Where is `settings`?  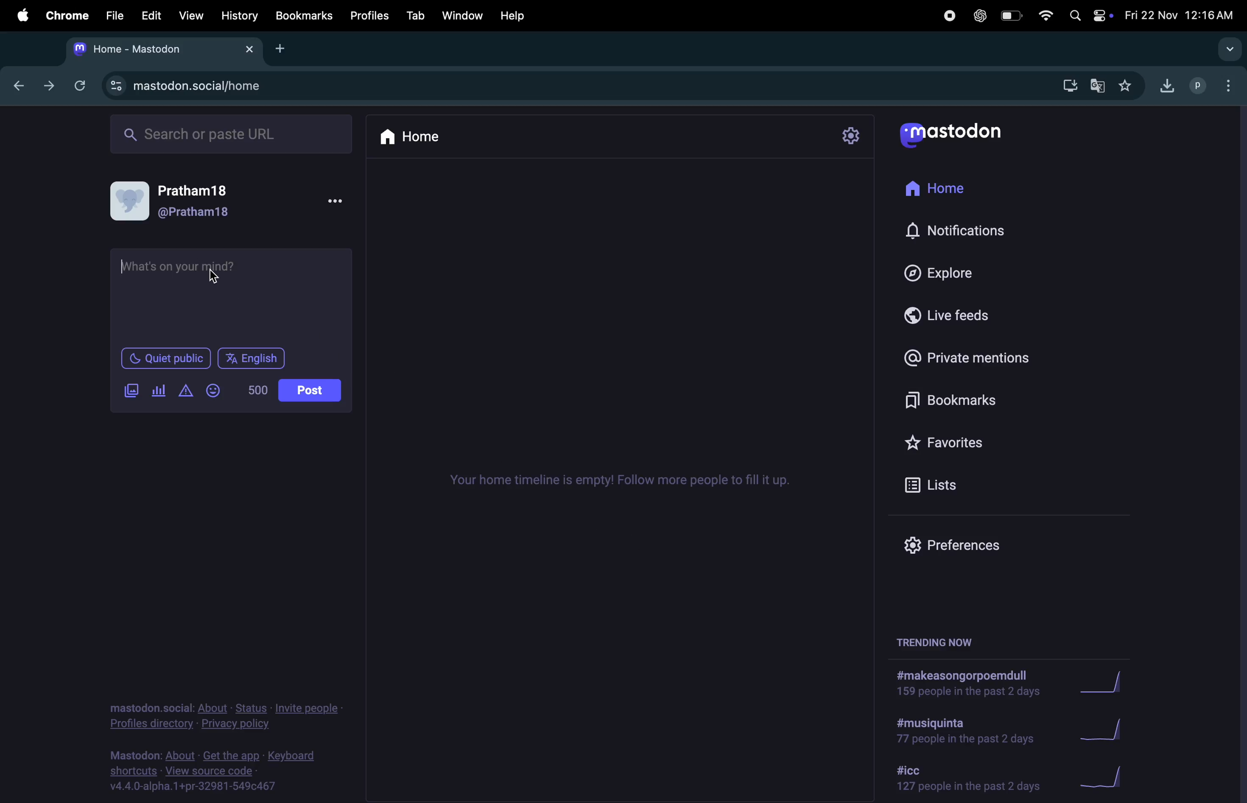
settings is located at coordinates (851, 133).